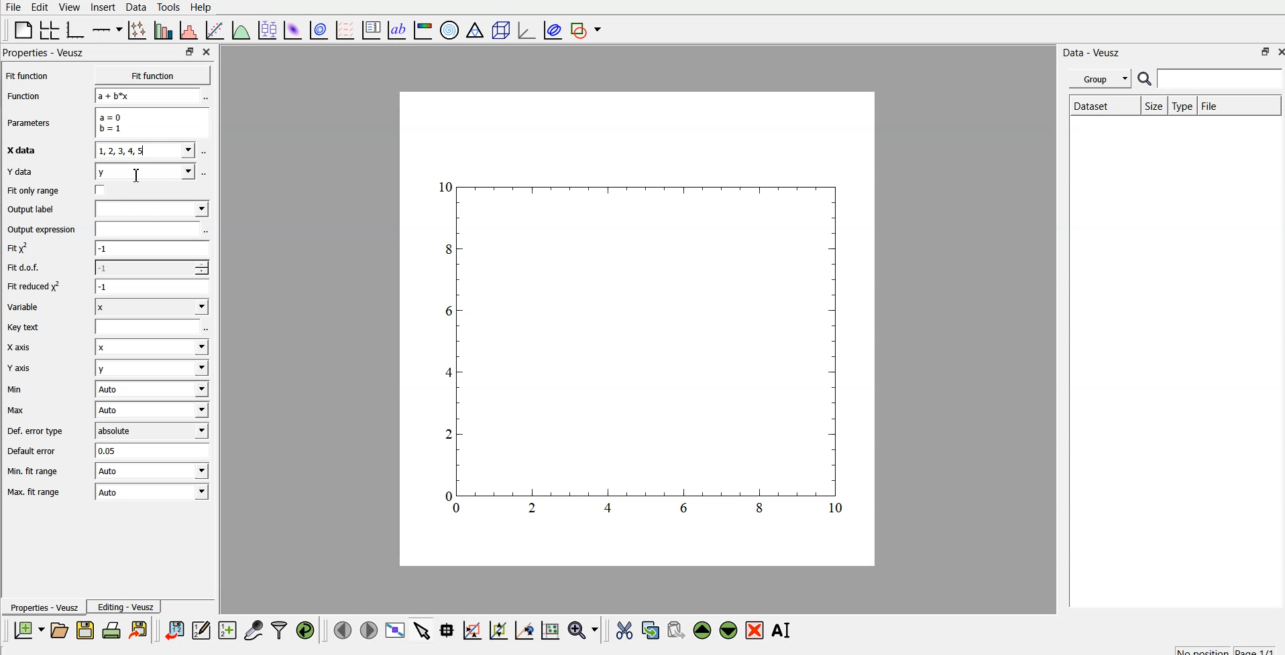  Describe the element at coordinates (641, 350) in the screenshot. I see `graph` at that location.